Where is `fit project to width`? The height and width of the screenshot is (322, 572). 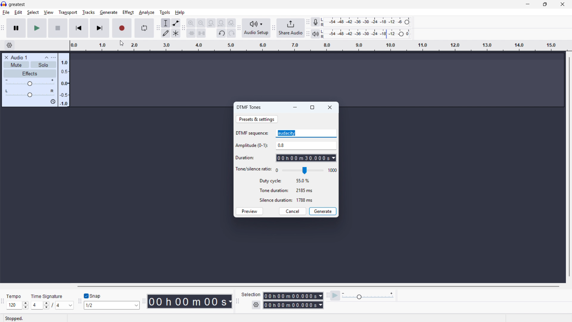
fit project to width is located at coordinates (221, 23).